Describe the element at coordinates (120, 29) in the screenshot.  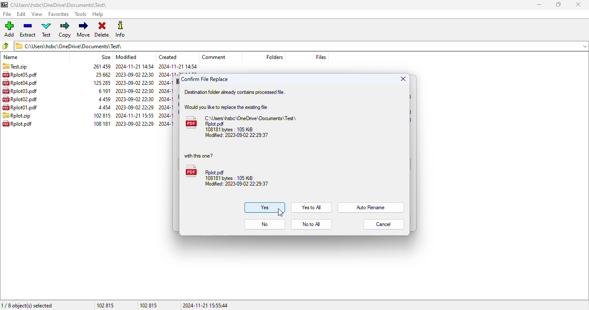
I see `info` at that location.